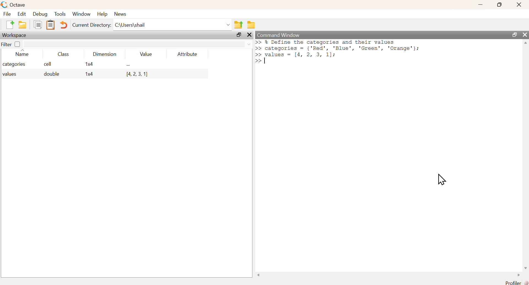  I want to click on minimize, so click(481, 5).